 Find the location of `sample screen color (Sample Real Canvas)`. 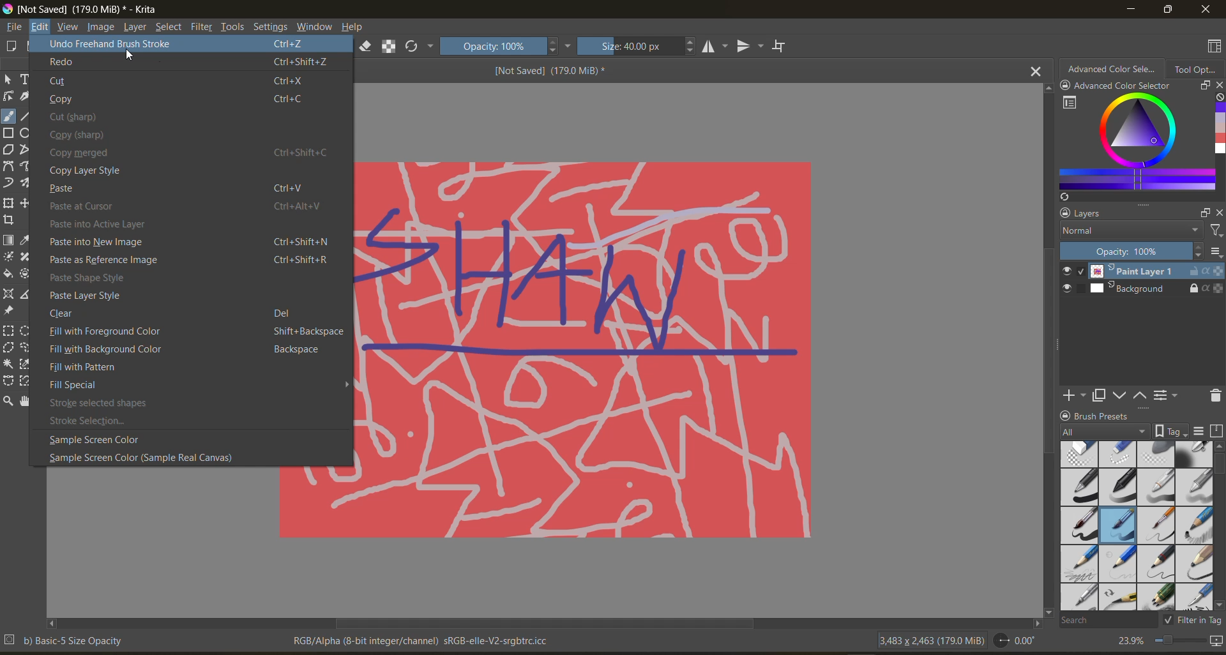

sample screen color (Sample Real Canvas) is located at coordinates (152, 458).